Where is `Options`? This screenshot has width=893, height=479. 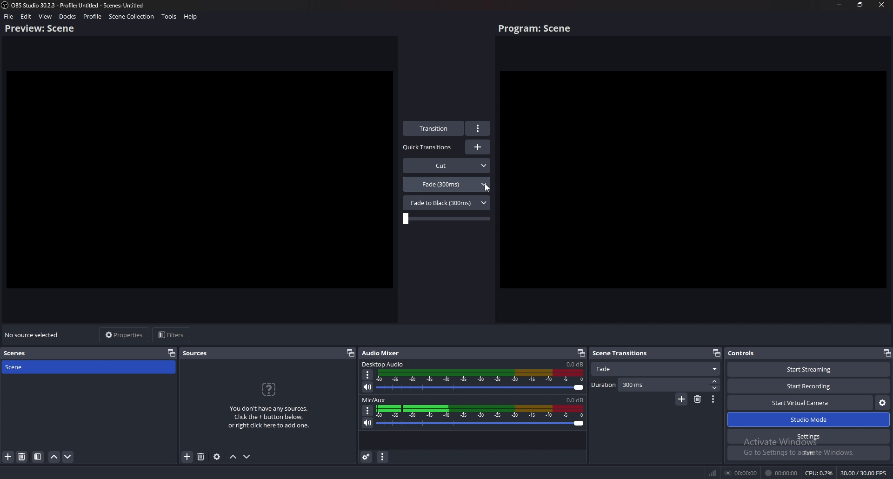 Options is located at coordinates (367, 410).